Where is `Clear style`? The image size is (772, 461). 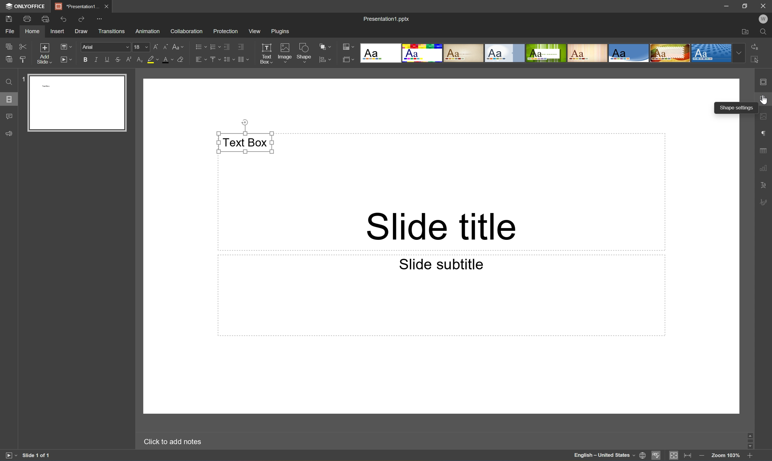
Clear style is located at coordinates (182, 59).